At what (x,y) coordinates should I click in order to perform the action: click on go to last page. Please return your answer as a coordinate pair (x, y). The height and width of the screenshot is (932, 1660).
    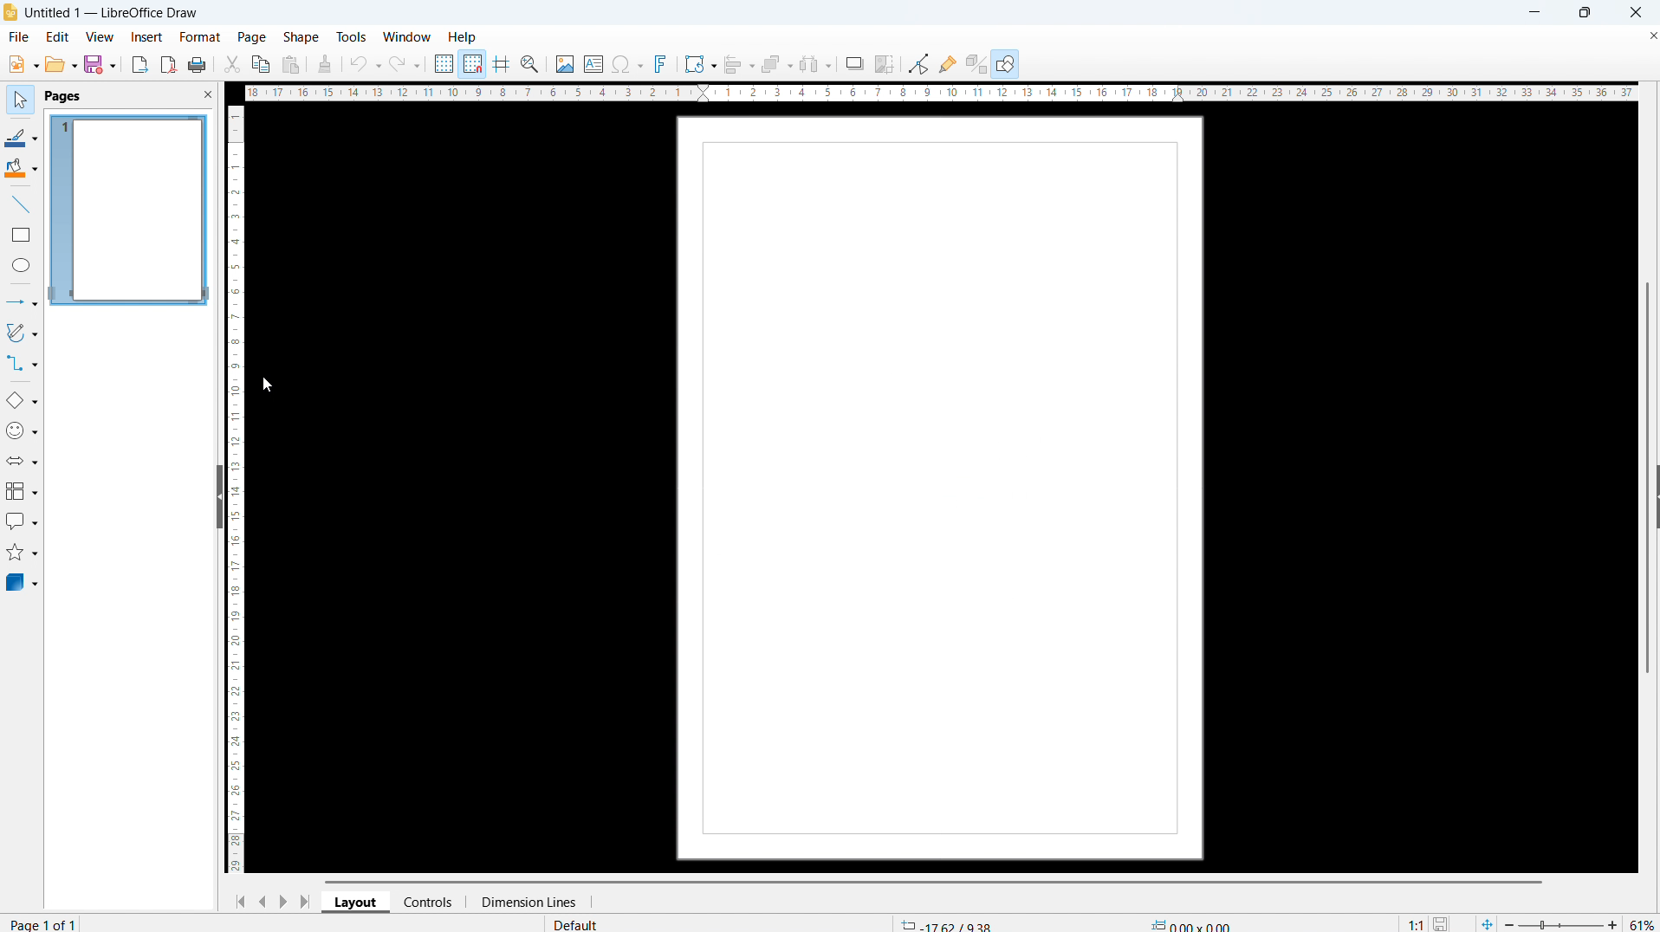
    Looking at the image, I should click on (305, 901).